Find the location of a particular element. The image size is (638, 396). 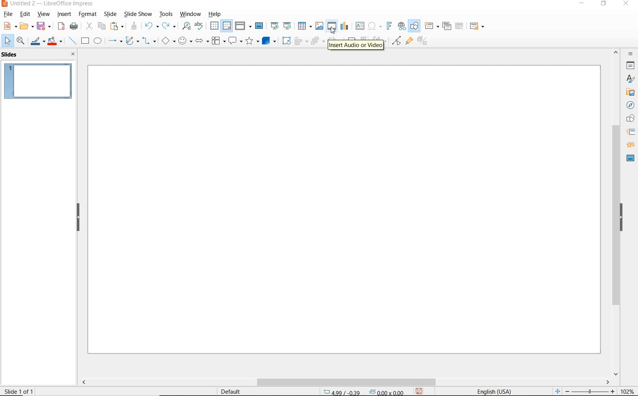

PROPERTIES is located at coordinates (631, 66).